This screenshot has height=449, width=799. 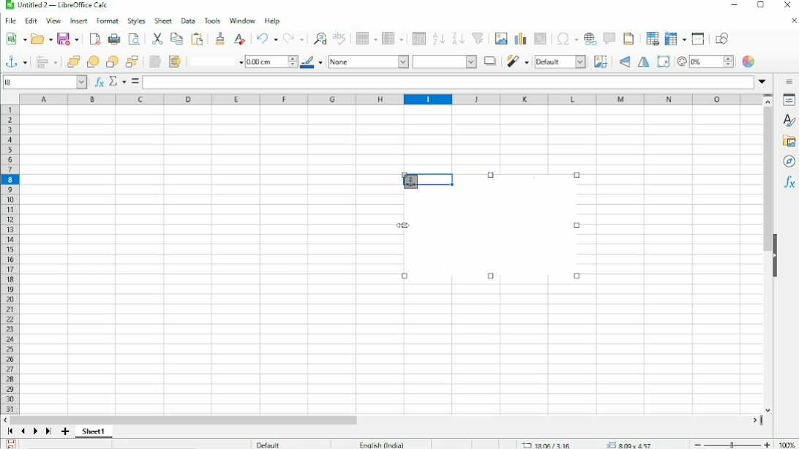 I want to click on Add sheet, so click(x=66, y=431).